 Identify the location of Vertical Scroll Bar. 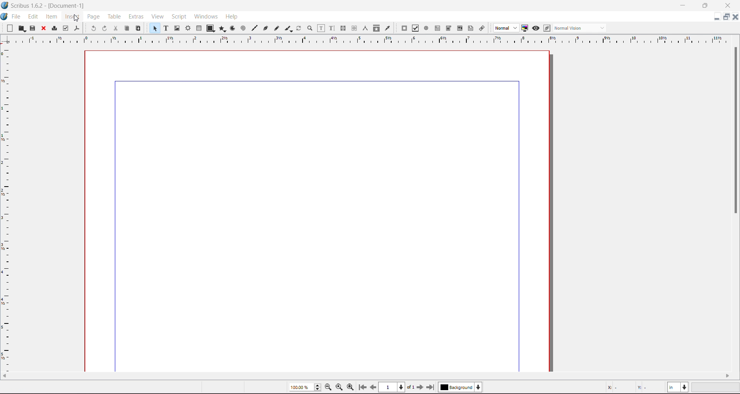
(734, 130).